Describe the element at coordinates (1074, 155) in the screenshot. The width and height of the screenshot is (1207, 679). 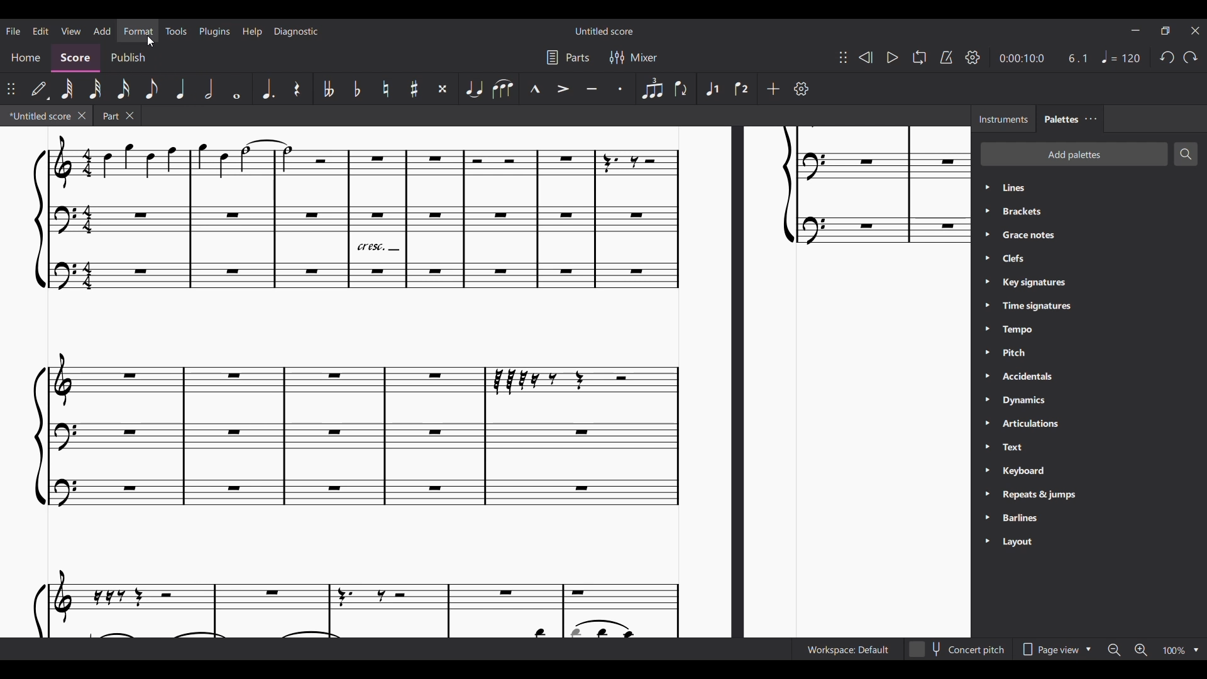
I see `Add palette` at that location.